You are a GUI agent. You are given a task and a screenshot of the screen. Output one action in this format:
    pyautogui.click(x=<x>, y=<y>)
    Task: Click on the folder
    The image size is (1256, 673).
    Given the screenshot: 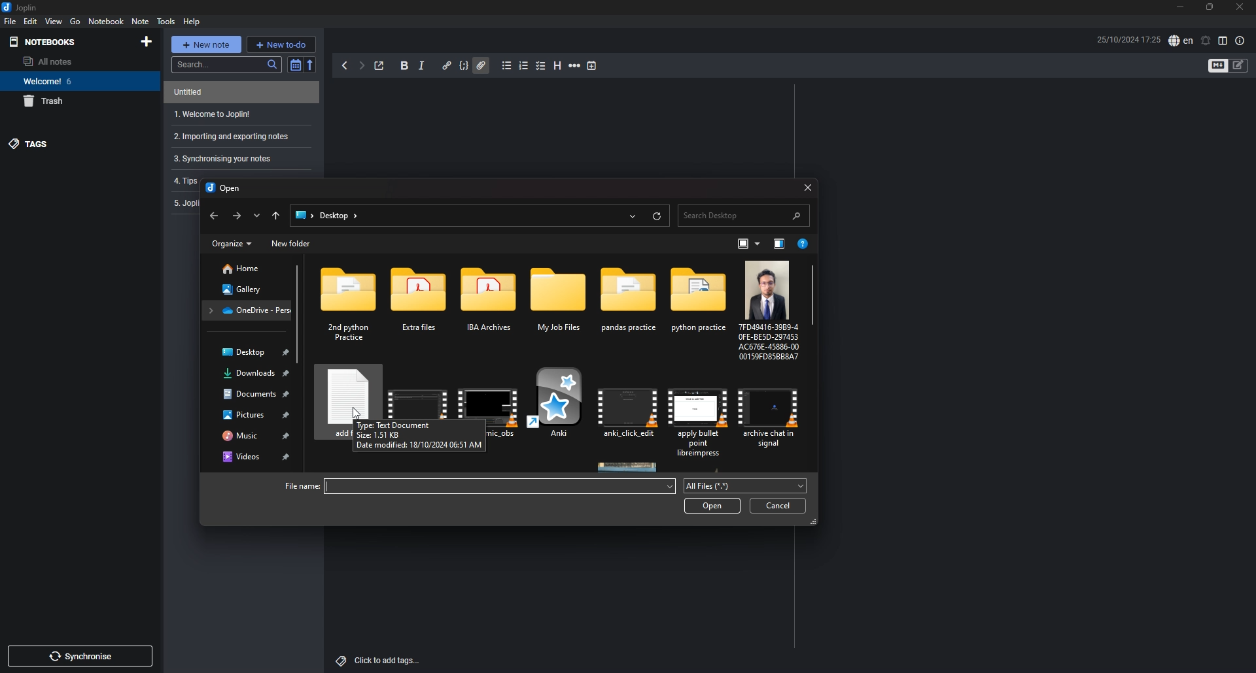 What is the action you would take?
    pyautogui.click(x=304, y=215)
    